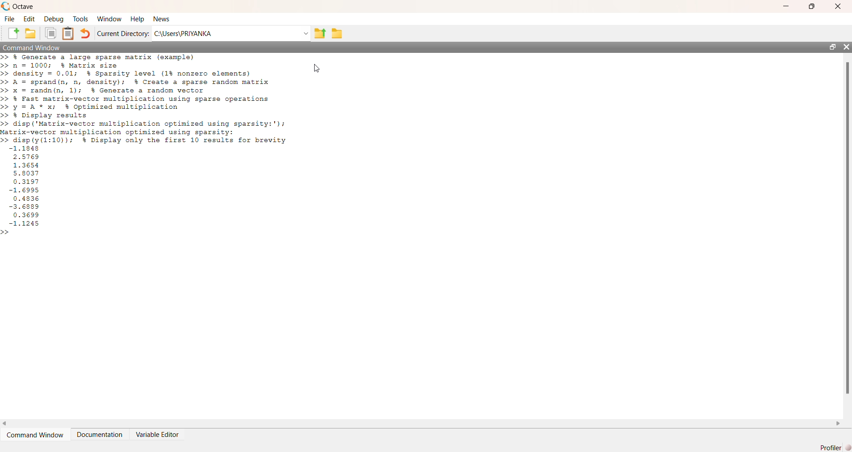 The width and height of the screenshot is (852, 452). I want to click on new script, so click(11, 35).